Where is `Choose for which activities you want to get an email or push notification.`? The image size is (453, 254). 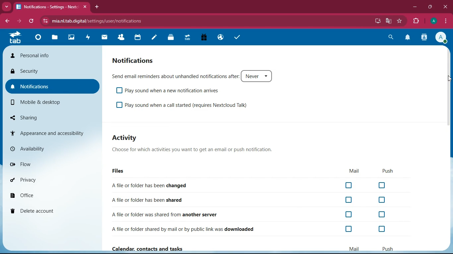
Choose for which activities you want to get an email or push notification. is located at coordinates (199, 150).